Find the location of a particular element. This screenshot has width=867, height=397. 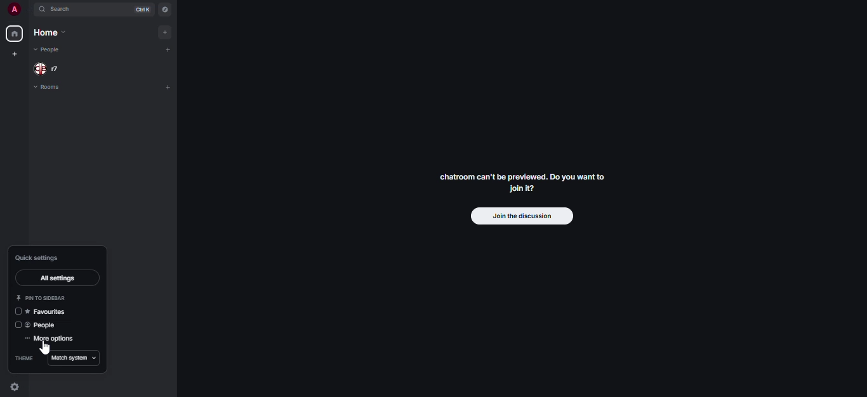

people is located at coordinates (44, 325).